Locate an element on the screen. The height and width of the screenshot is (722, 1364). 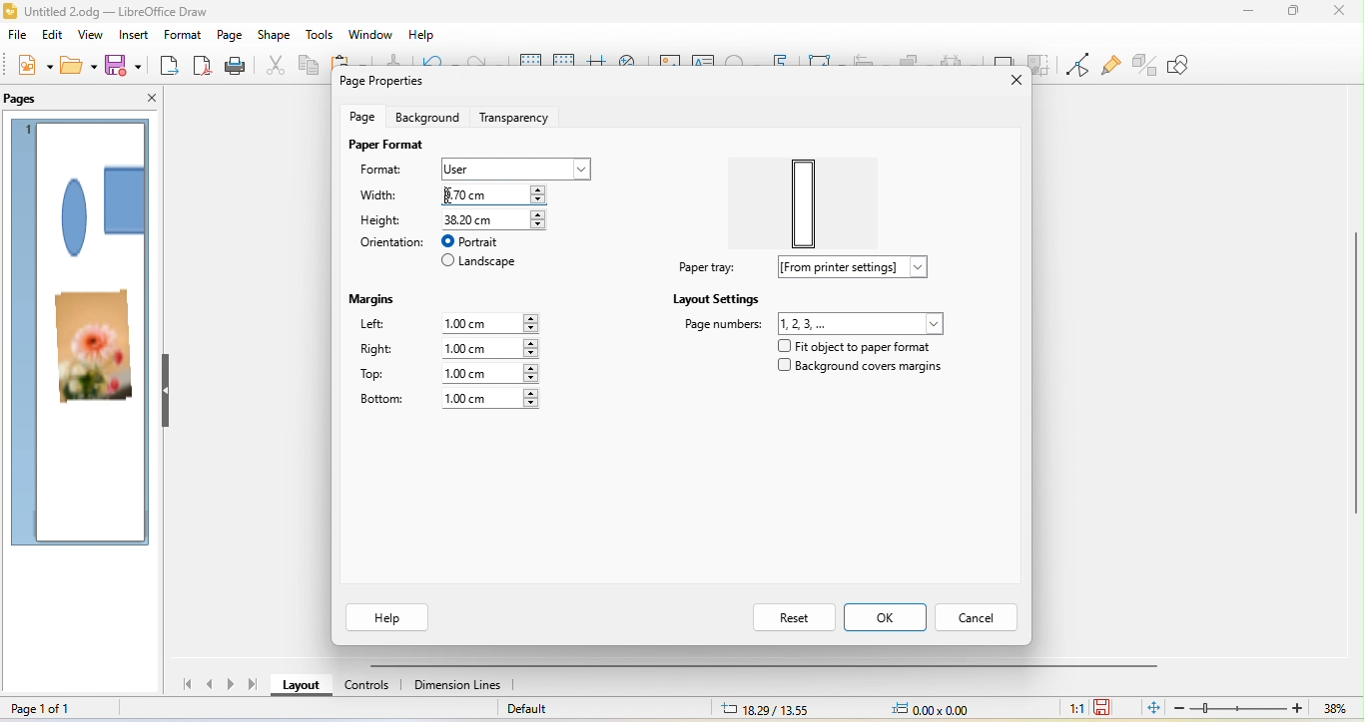
cancel is located at coordinates (981, 616).